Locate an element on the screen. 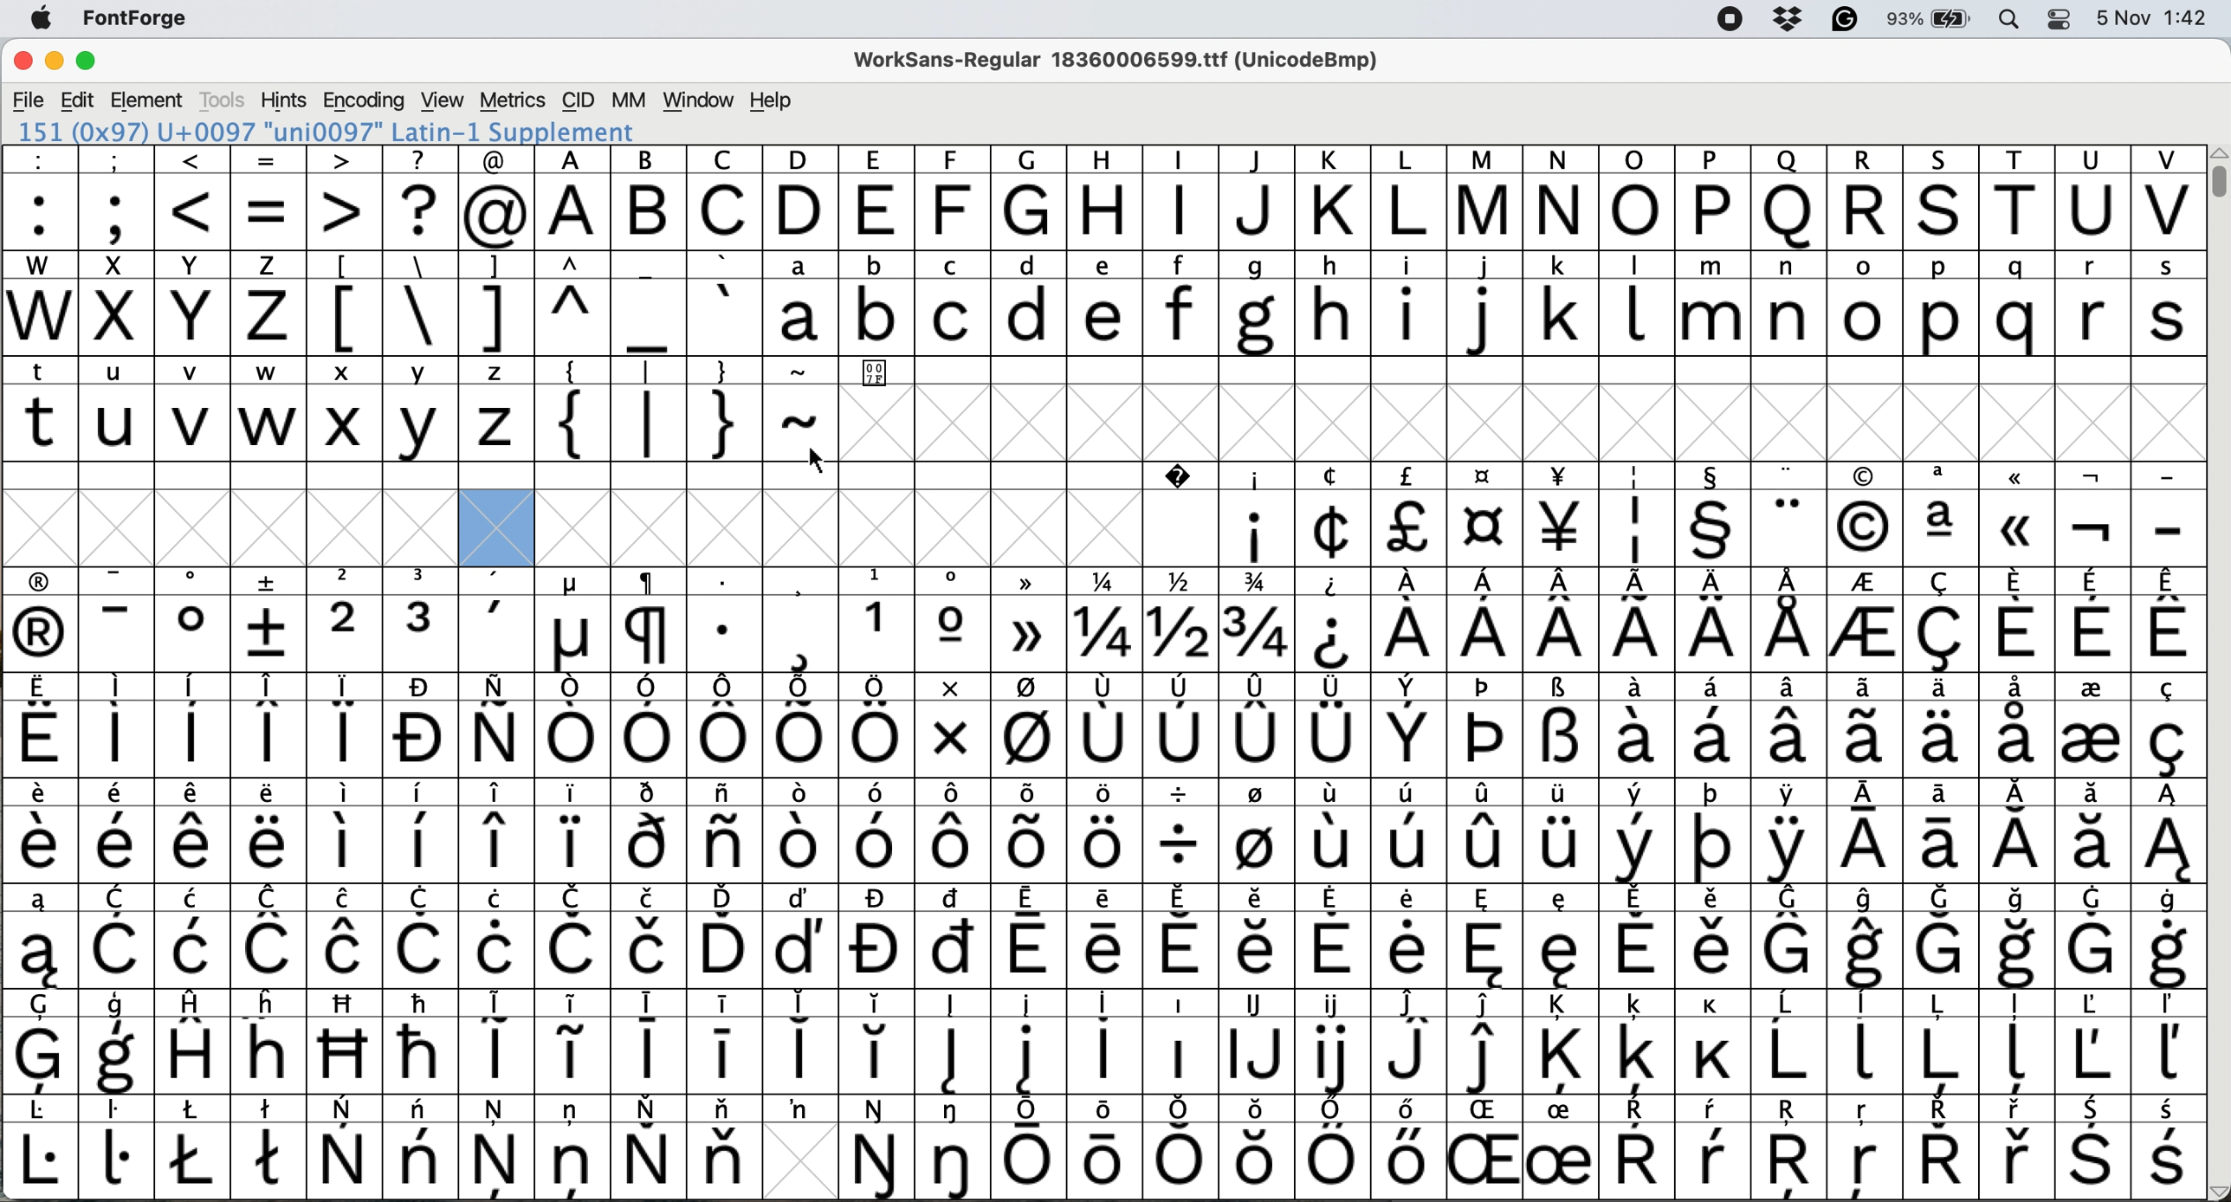 The height and width of the screenshot is (1202, 2231). symbol is located at coordinates (1562, 726).